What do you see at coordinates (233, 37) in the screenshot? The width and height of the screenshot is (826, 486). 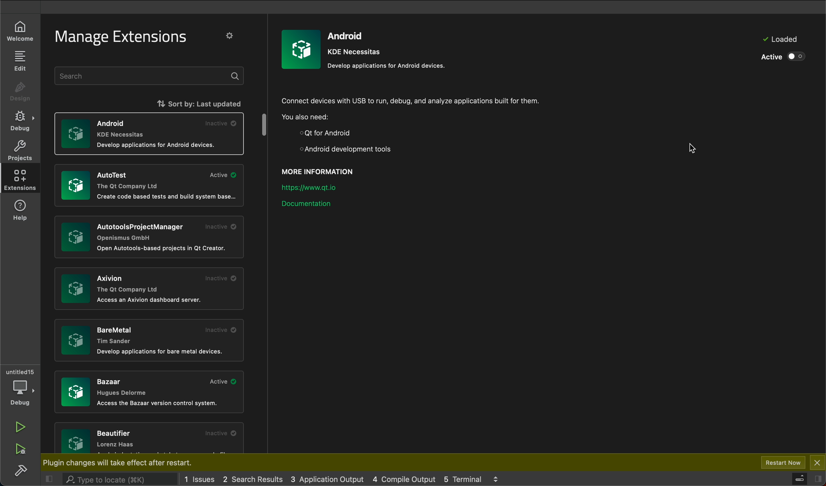 I see `settingd` at bounding box center [233, 37].